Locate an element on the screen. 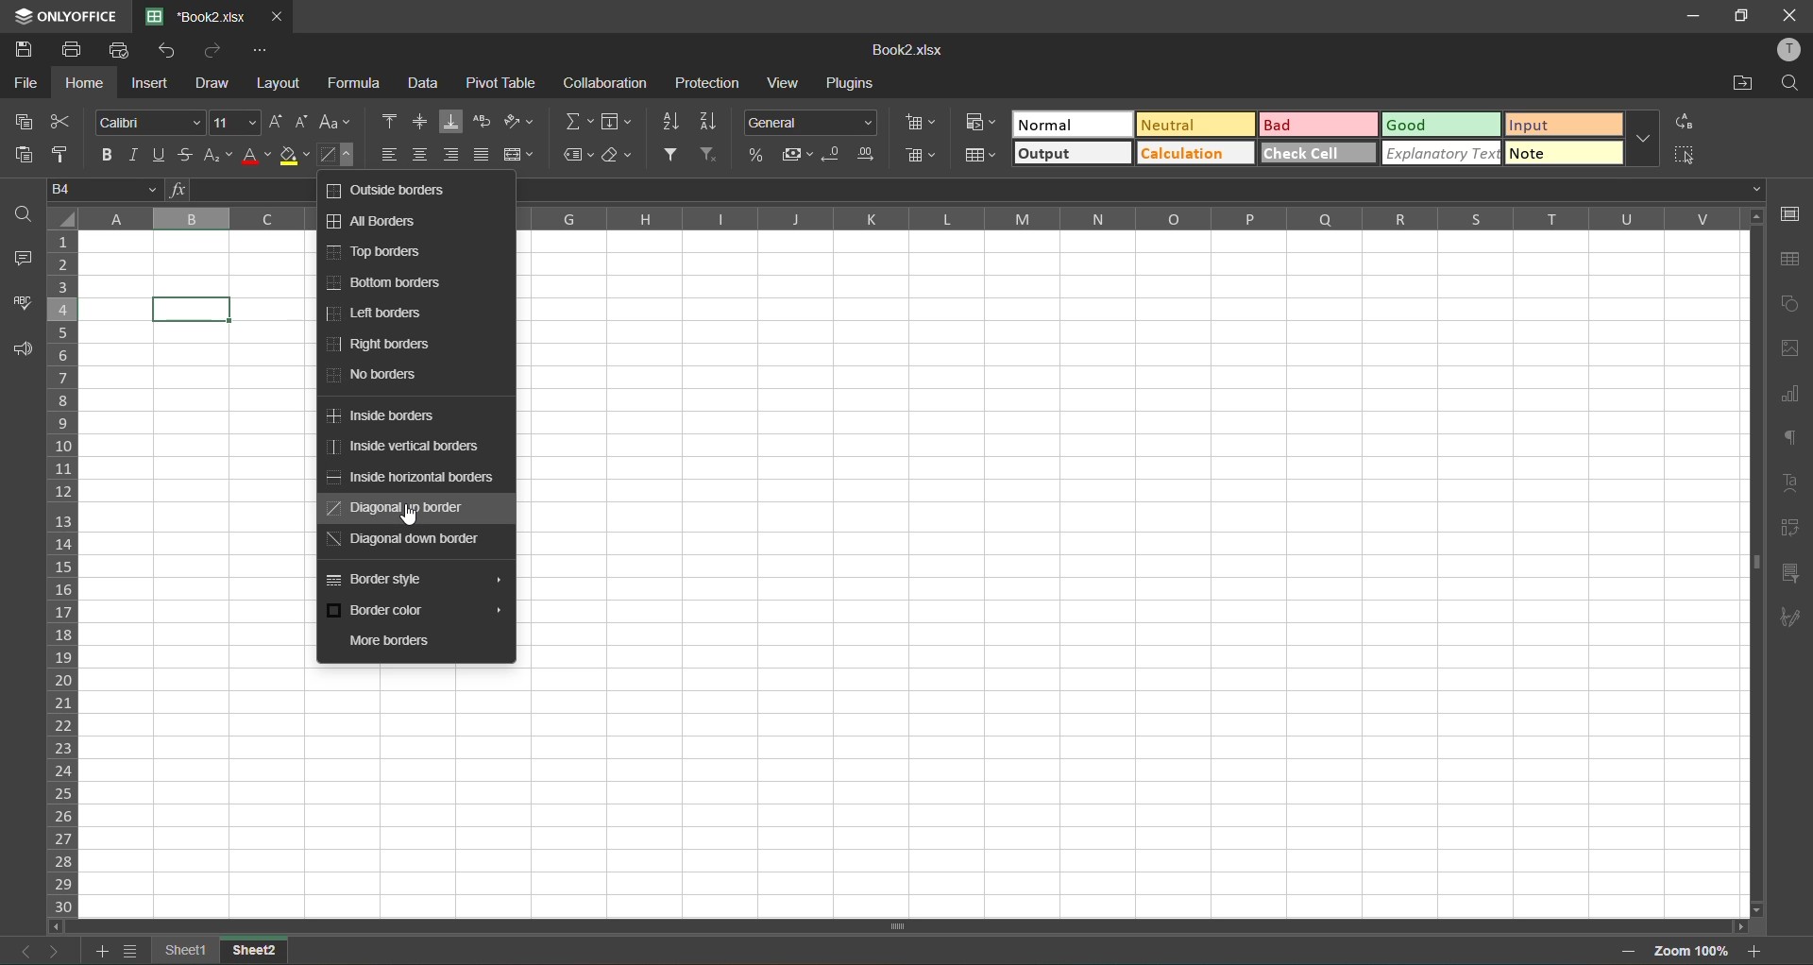  only office is located at coordinates (64, 14).